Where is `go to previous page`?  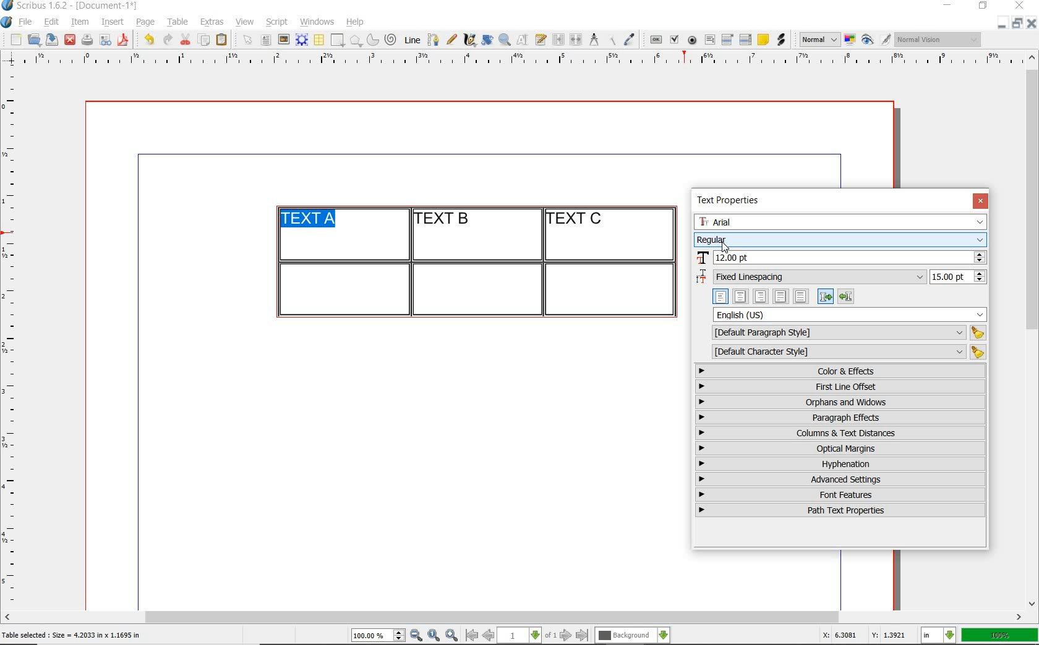 go to previous page is located at coordinates (488, 636).